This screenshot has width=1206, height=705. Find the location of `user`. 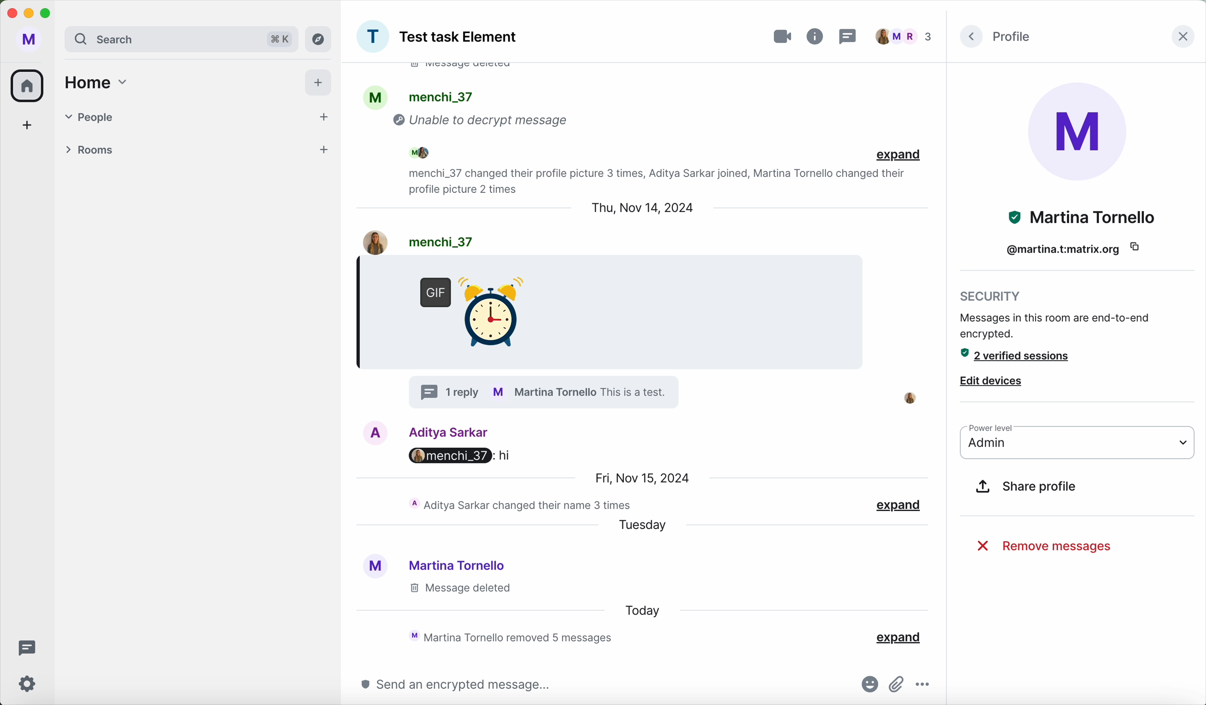

user is located at coordinates (437, 240).